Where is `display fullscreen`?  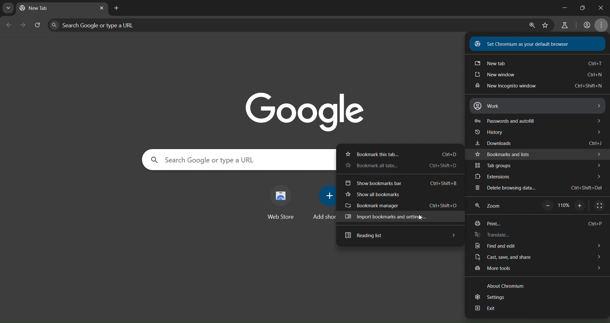
display fullscreen is located at coordinates (600, 205).